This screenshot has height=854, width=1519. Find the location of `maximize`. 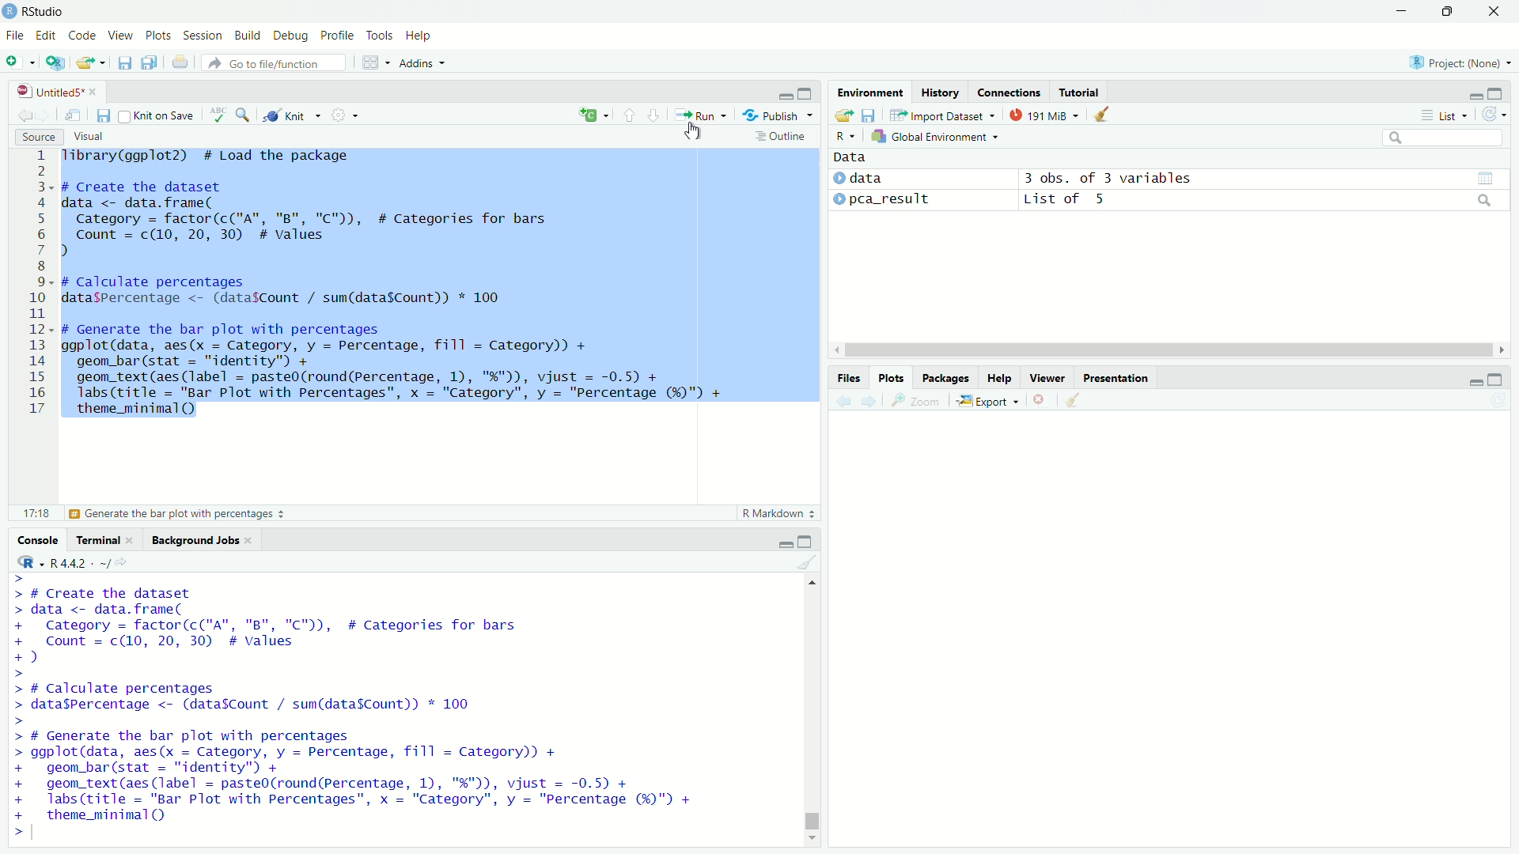

maximize is located at coordinates (1449, 13).